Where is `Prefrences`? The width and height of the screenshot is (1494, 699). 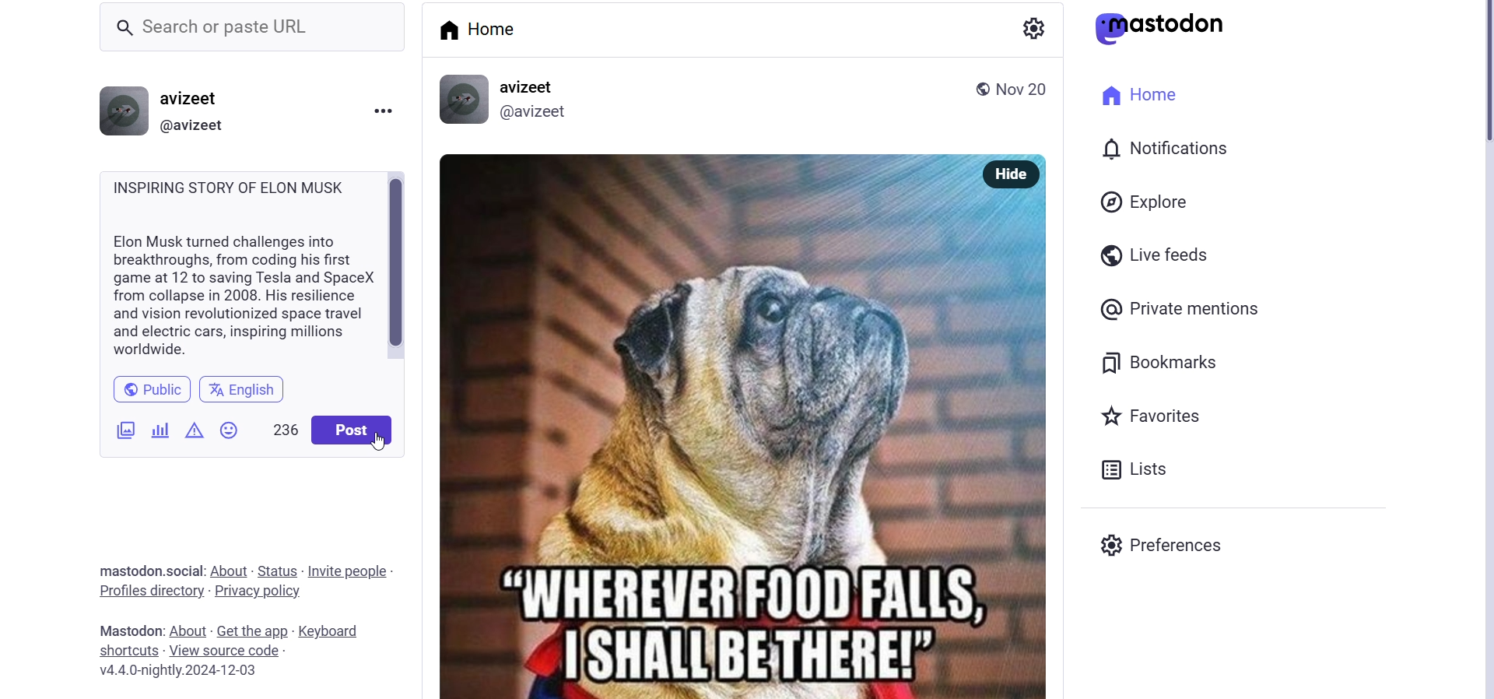 Prefrences is located at coordinates (1179, 544).